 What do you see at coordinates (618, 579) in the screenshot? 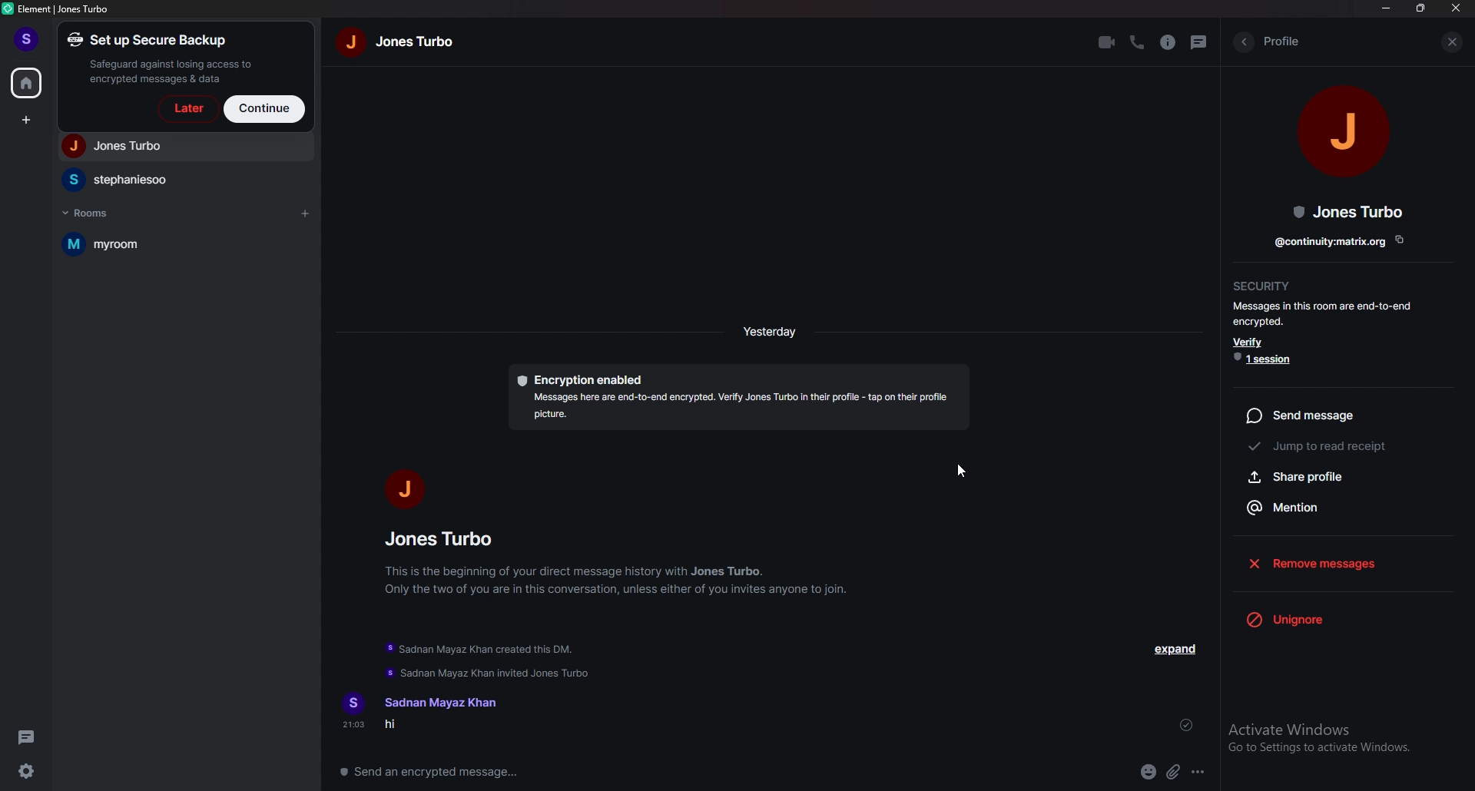
I see `info` at bounding box center [618, 579].